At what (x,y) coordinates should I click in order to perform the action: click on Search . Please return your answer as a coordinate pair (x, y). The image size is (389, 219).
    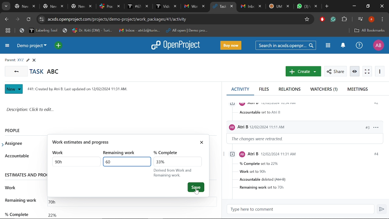
    Looking at the image, I should click on (287, 45).